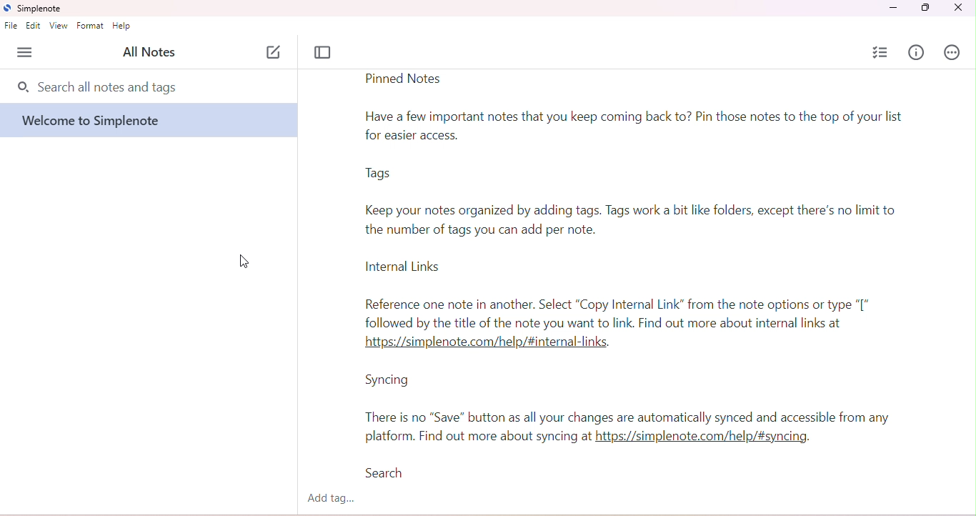 The width and height of the screenshot is (976, 516). Describe the element at coordinates (926, 8) in the screenshot. I see `maximize` at that location.